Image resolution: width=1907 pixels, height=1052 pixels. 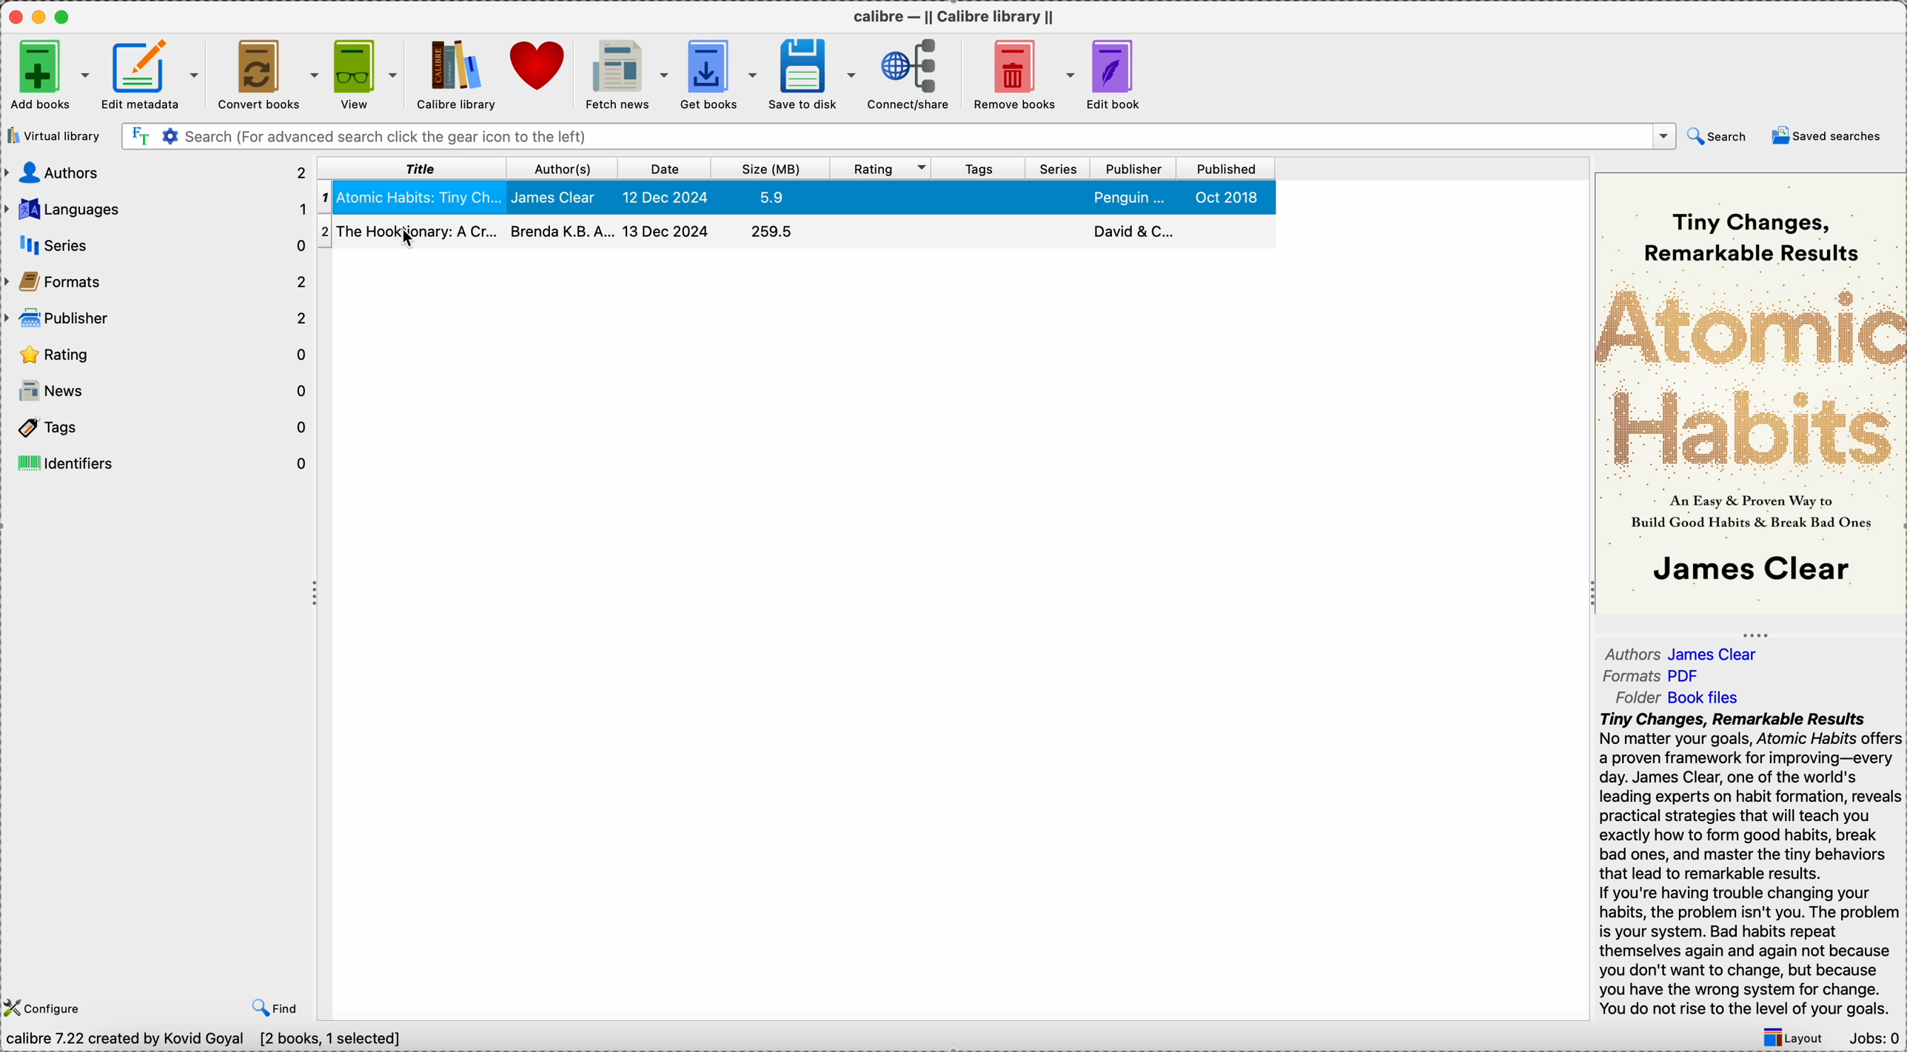 What do you see at coordinates (796, 231) in the screenshot?
I see `The Hooktionary book details` at bounding box center [796, 231].